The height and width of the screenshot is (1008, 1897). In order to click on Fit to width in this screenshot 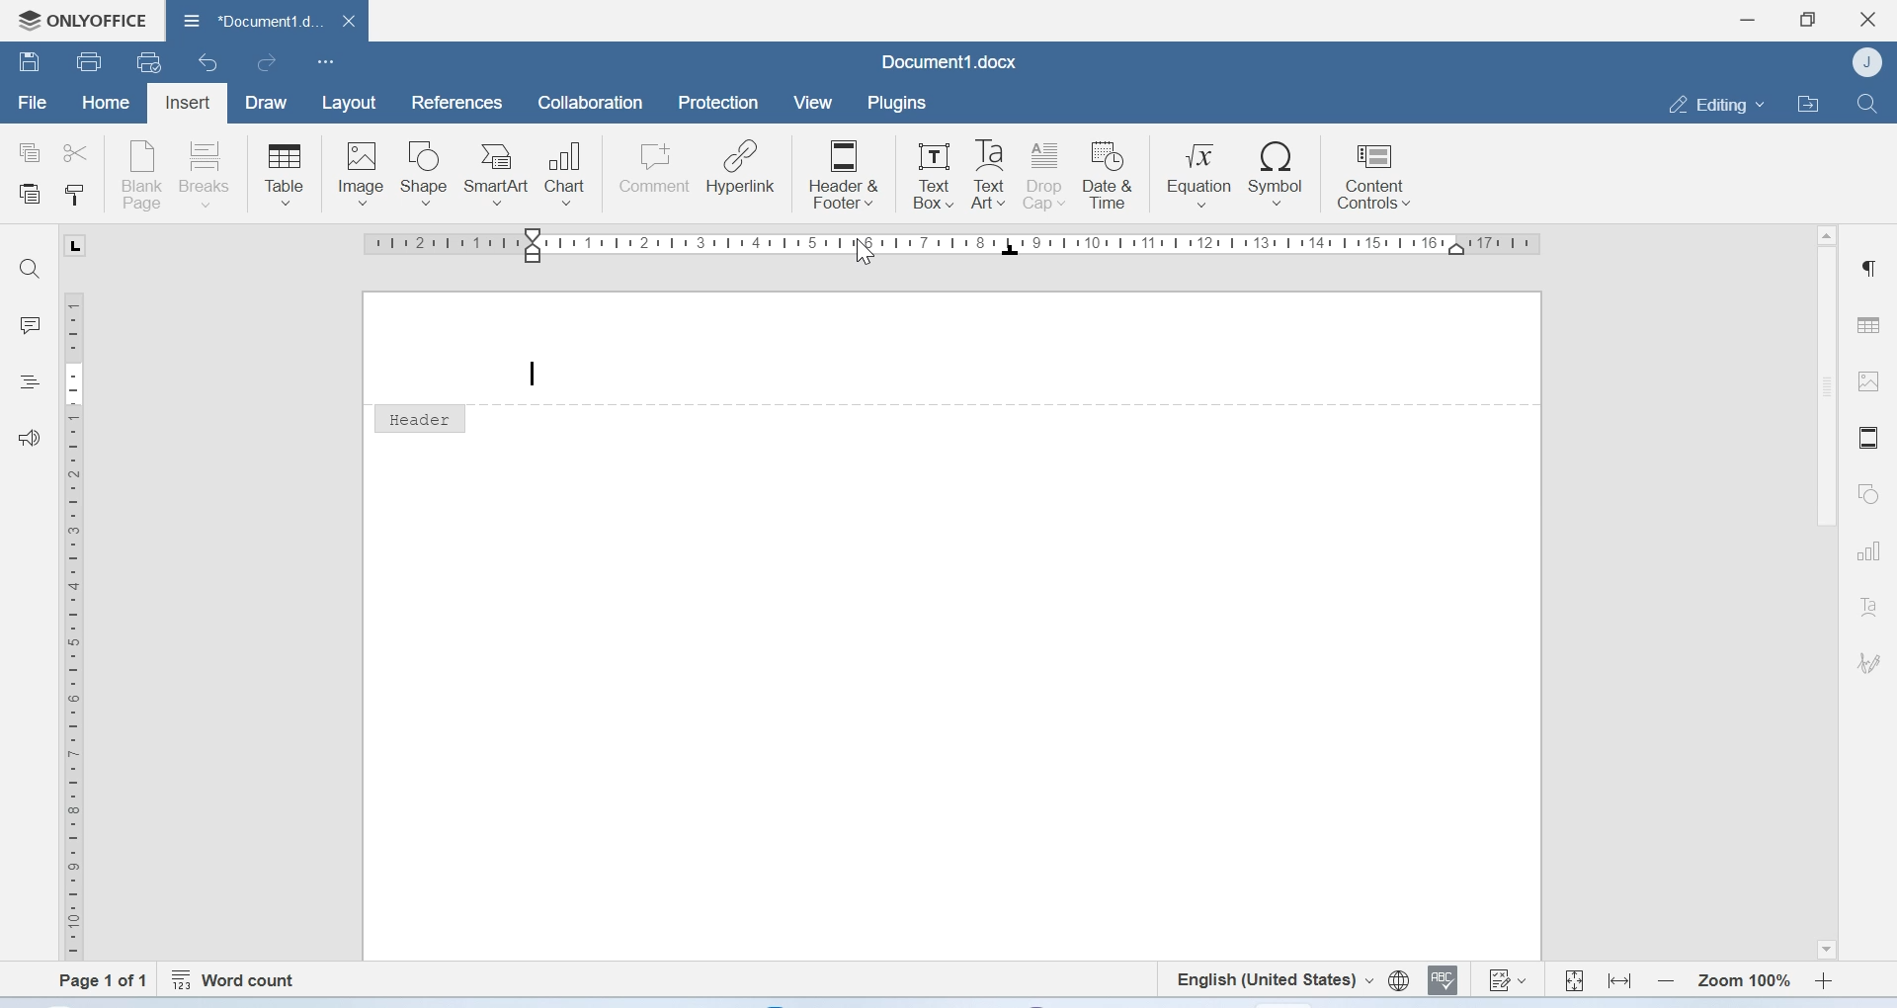, I will do `click(1618, 978)`.